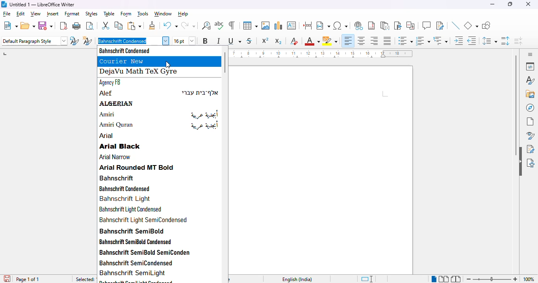 The image size is (538, 283). Describe the element at coordinates (159, 93) in the screenshot. I see `alef` at that location.